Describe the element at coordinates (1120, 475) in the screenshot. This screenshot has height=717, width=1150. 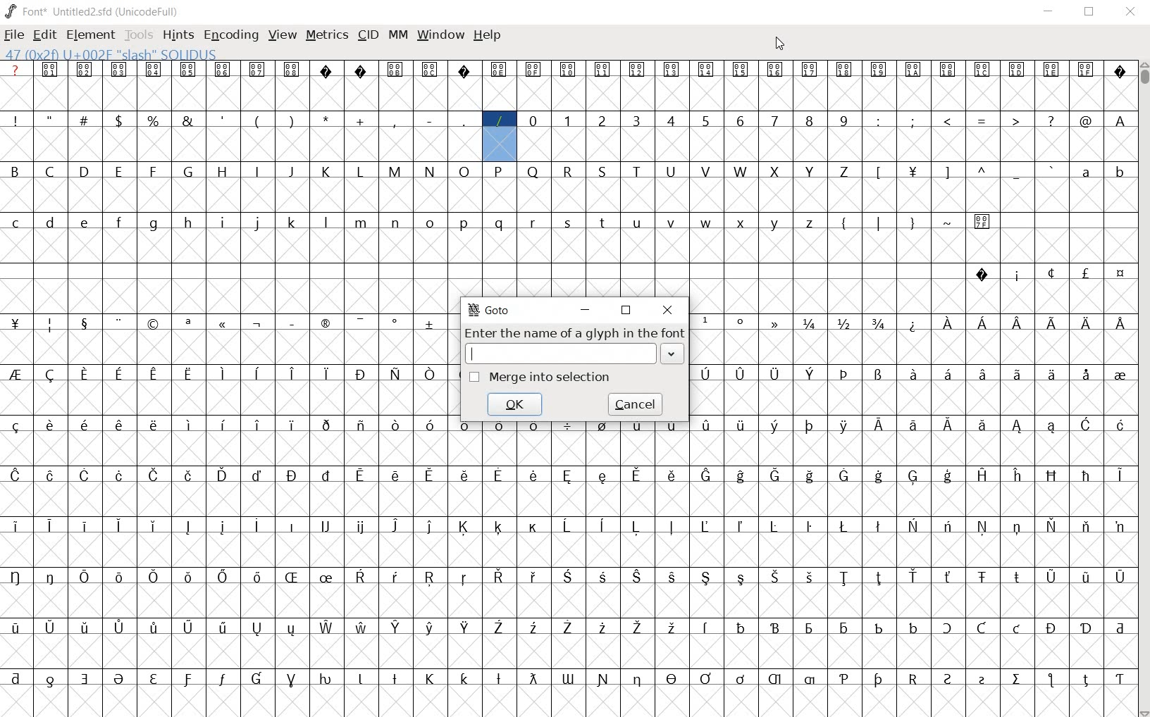
I see `glyph` at that location.